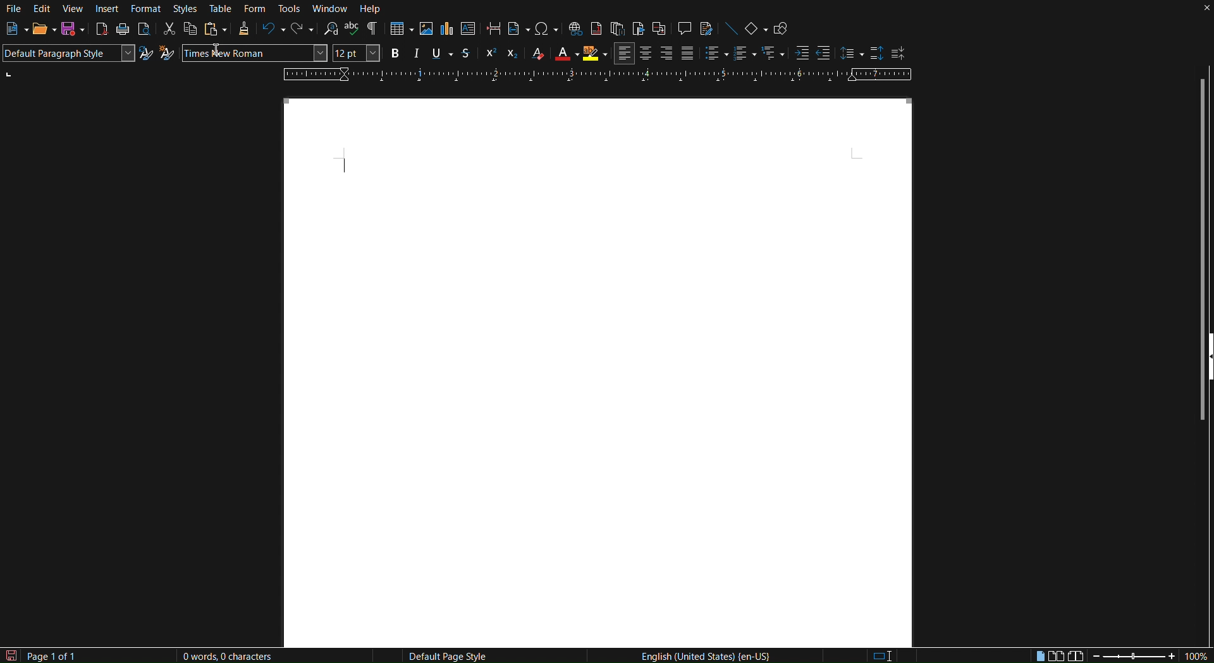 This screenshot has height=663, width=1214. What do you see at coordinates (616, 30) in the screenshot?
I see `Insert Endnote` at bounding box center [616, 30].